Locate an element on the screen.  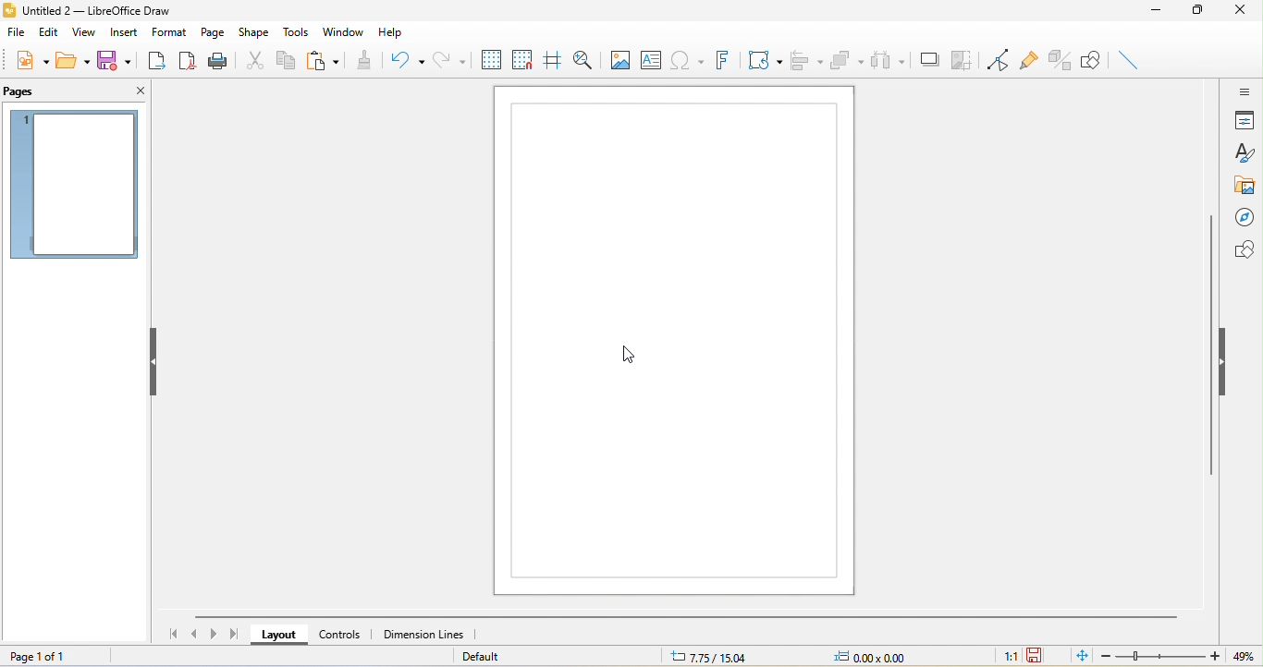
display grid is located at coordinates (492, 59).